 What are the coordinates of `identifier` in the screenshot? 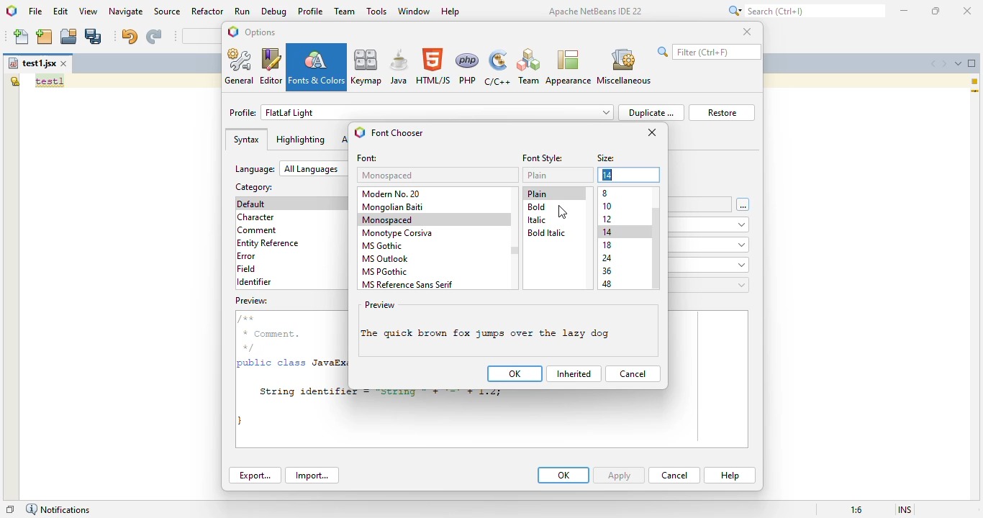 It's located at (254, 282).